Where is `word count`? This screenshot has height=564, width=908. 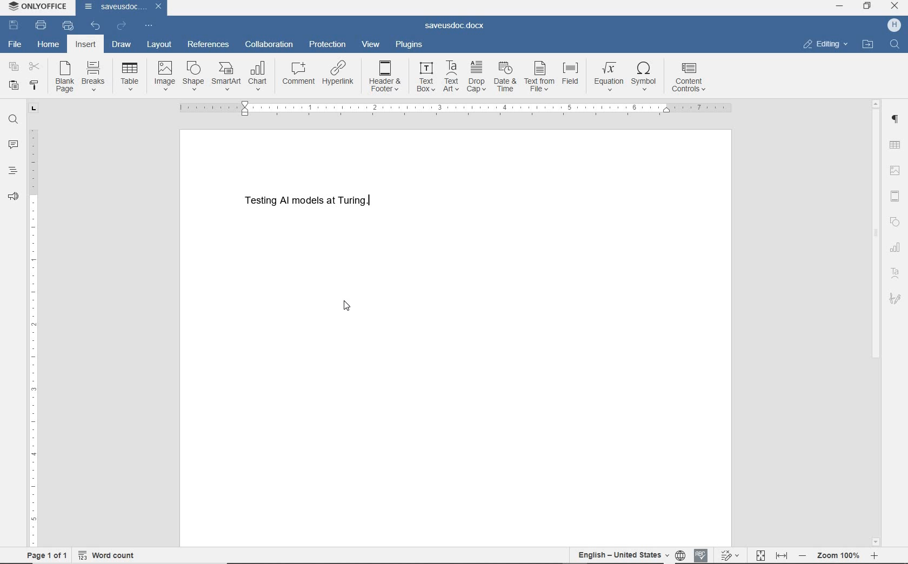
word count is located at coordinates (106, 556).